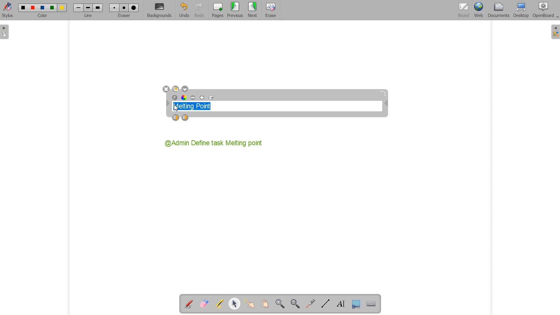 This screenshot has width=560, height=315. What do you see at coordinates (185, 89) in the screenshot?
I see `Dropdown box` at bounding box center [185, 89].